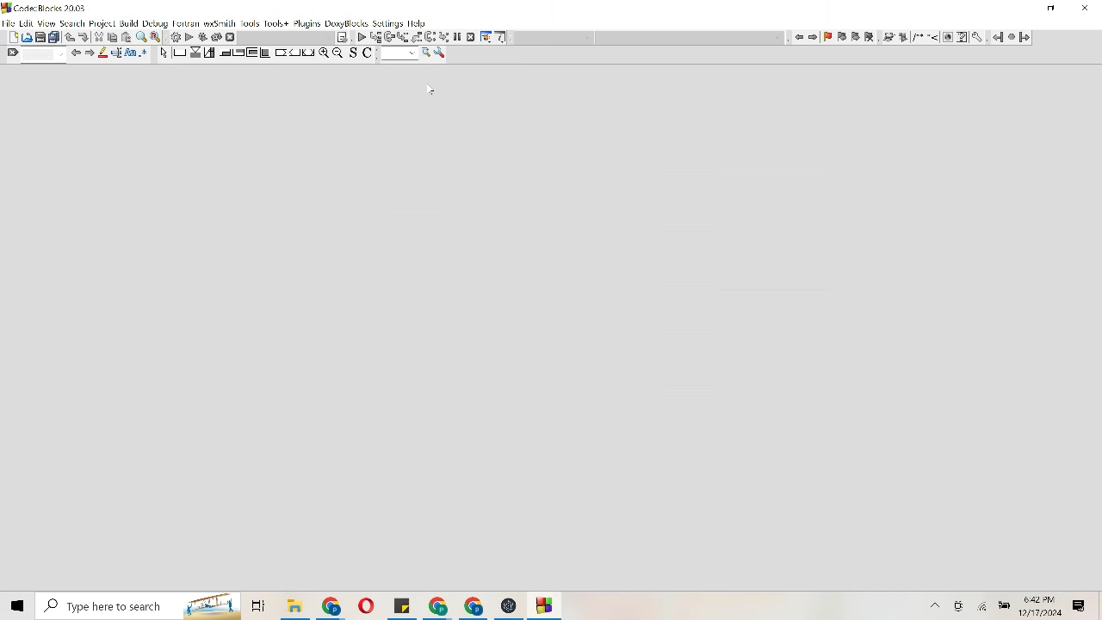  Describe the element at coordinates (474, 606) in the screenshot. I see `File` at that location.